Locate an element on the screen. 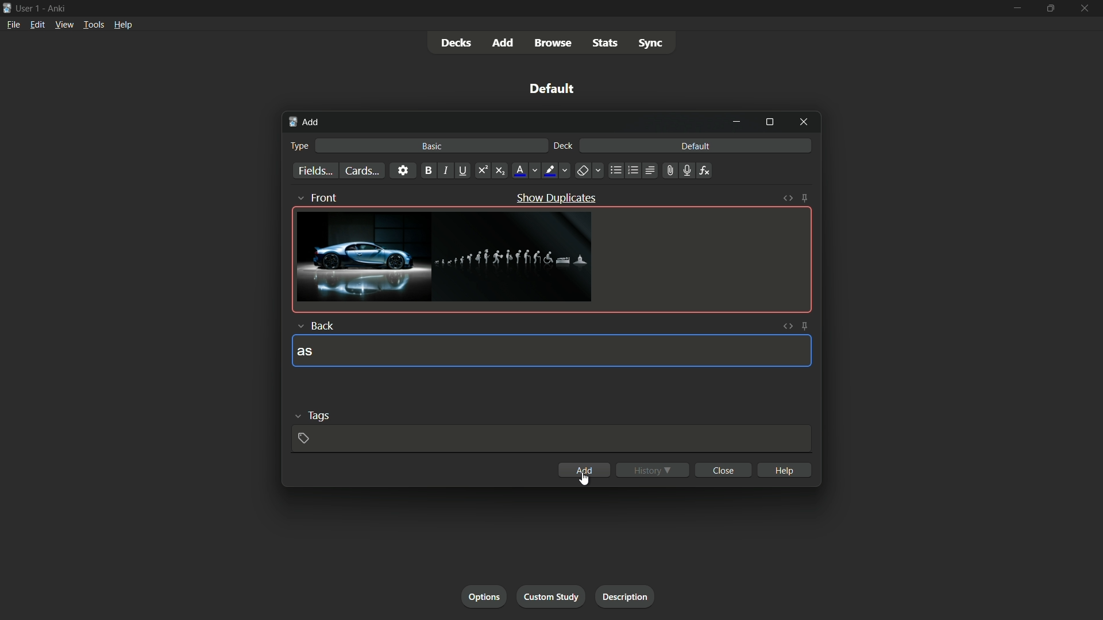 This screenshot has width=1103, height=620. basic is located at coordinates (433, 147).